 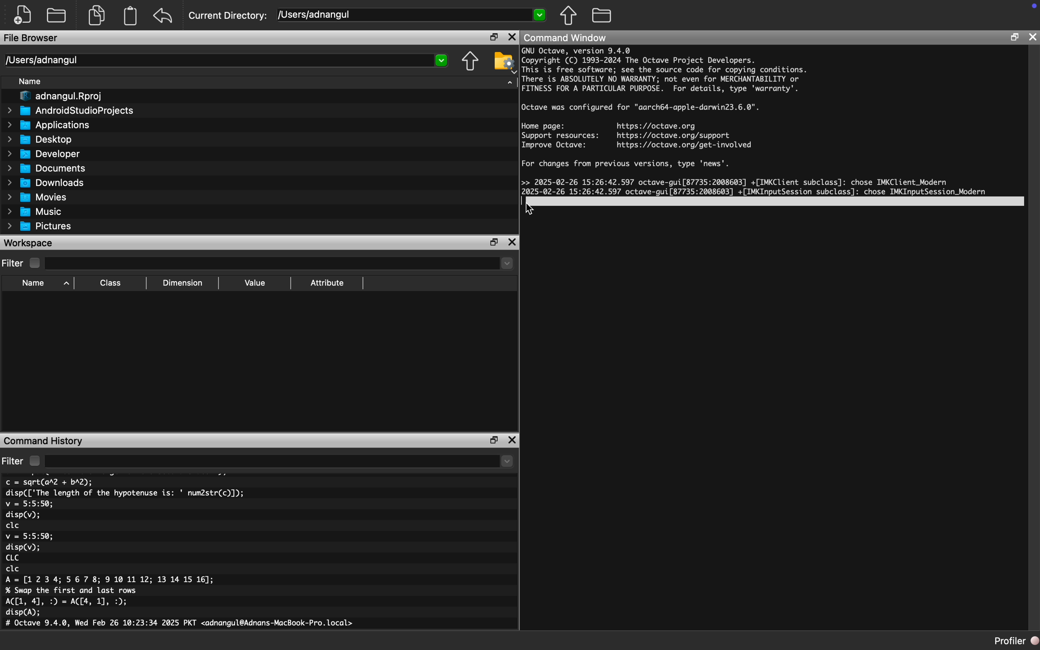 I want to click on Profiler, so click(x=1016, y=641).